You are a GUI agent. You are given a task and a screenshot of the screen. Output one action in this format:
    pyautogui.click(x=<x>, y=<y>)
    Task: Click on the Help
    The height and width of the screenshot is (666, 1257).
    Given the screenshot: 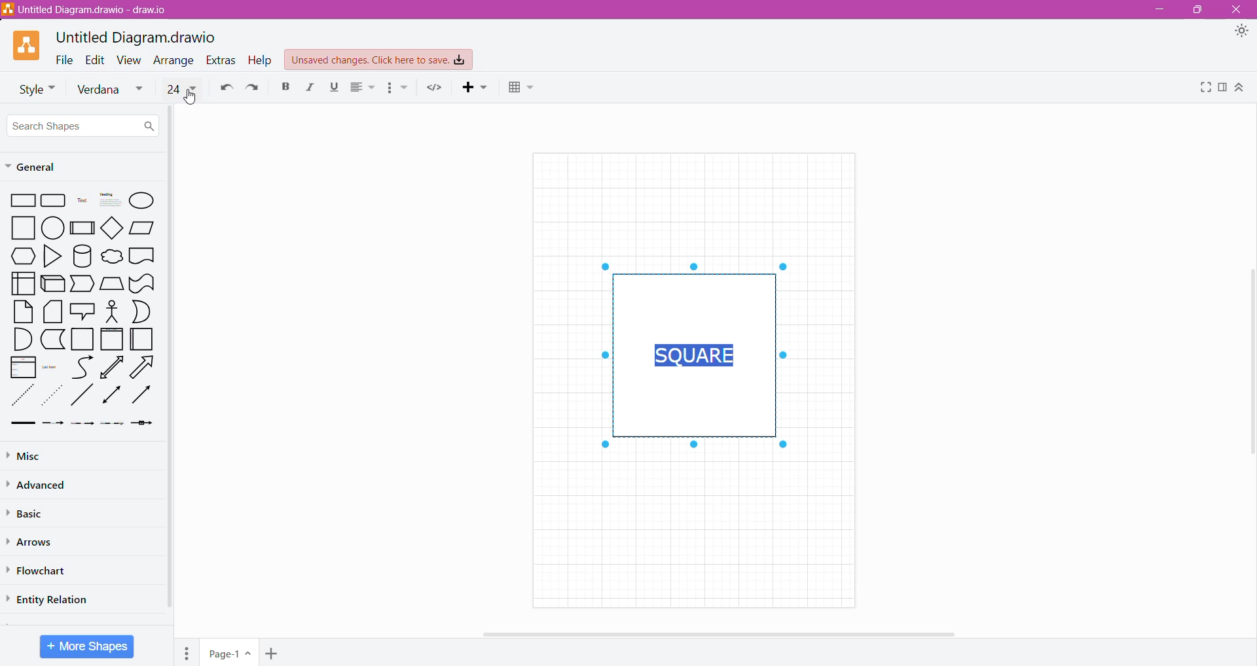 What is the action you would take?
    pyautogui.click(x=261, y=61)
    